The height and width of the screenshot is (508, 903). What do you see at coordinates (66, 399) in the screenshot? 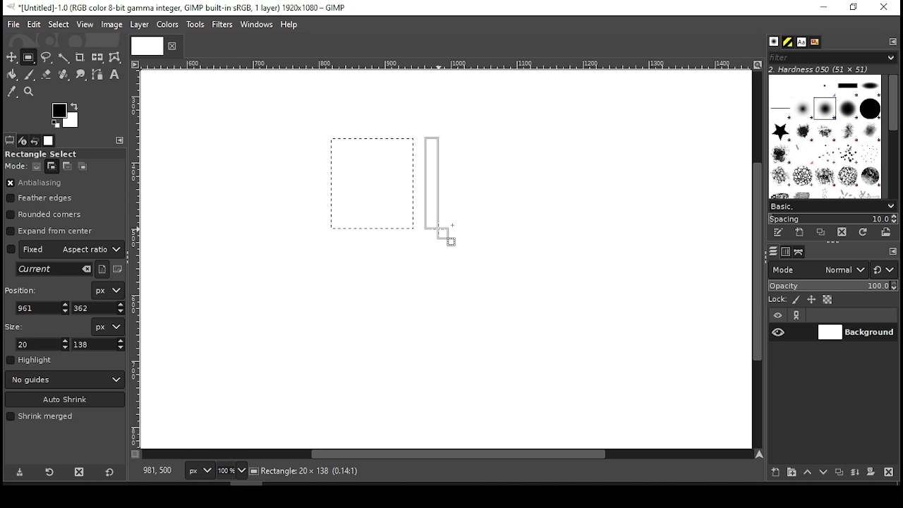
I see `auto shrink` at bounding box center [66, 399].